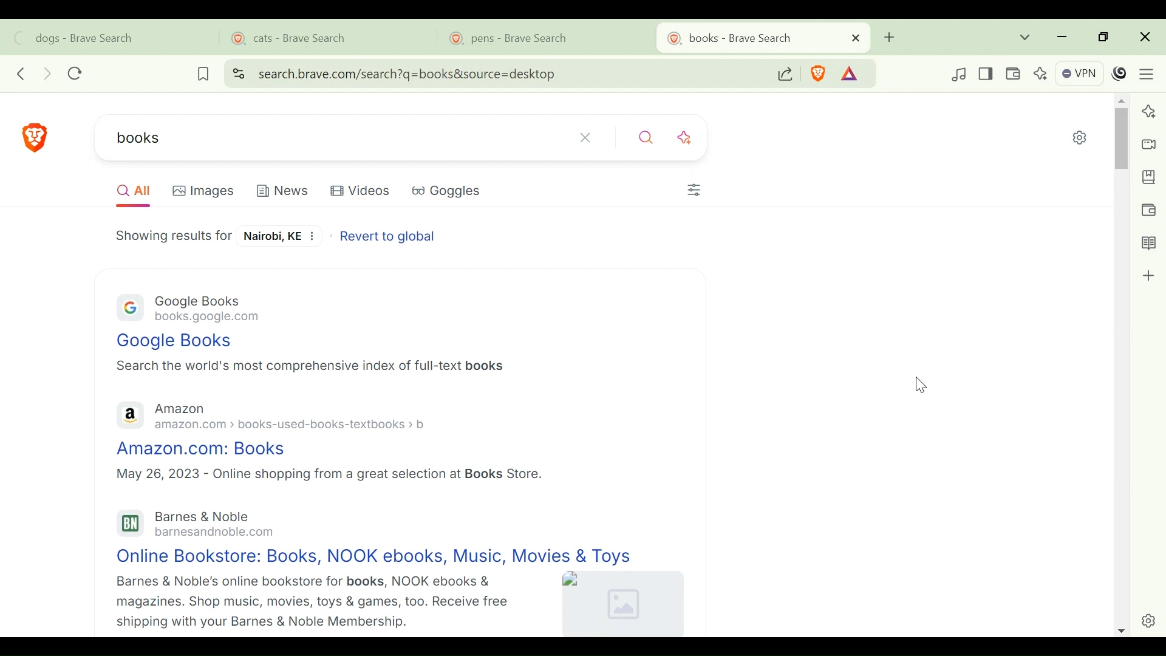 The height and width of the screenshot is (656, 1166). Describe the element at coordinates (1026, 36) in the screenshot. I see `Search tabs` at that location.